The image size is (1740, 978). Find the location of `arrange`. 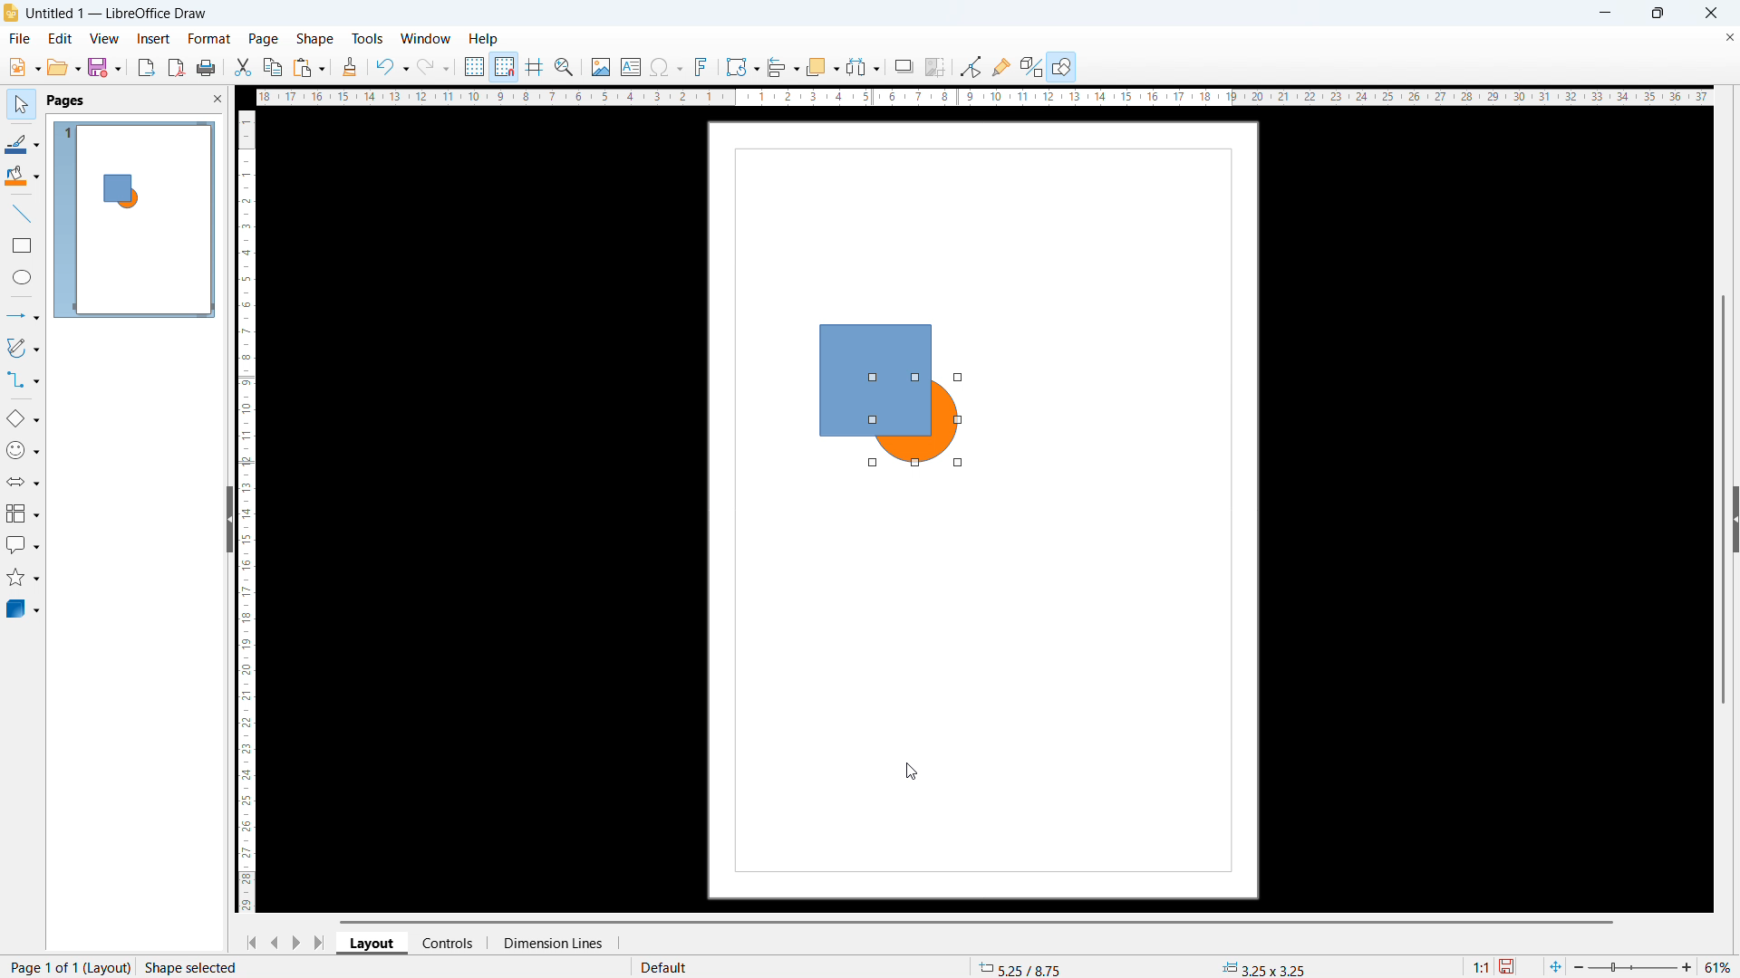

arrange is located at coordinates (823, 68).